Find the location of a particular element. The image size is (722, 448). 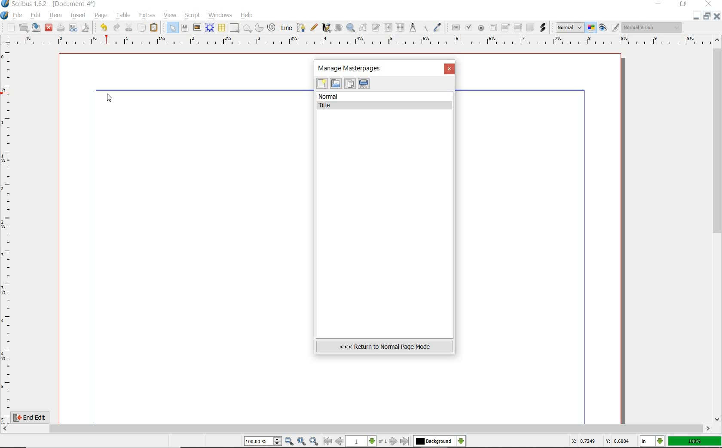

arc is located at coordinates (258, 27).